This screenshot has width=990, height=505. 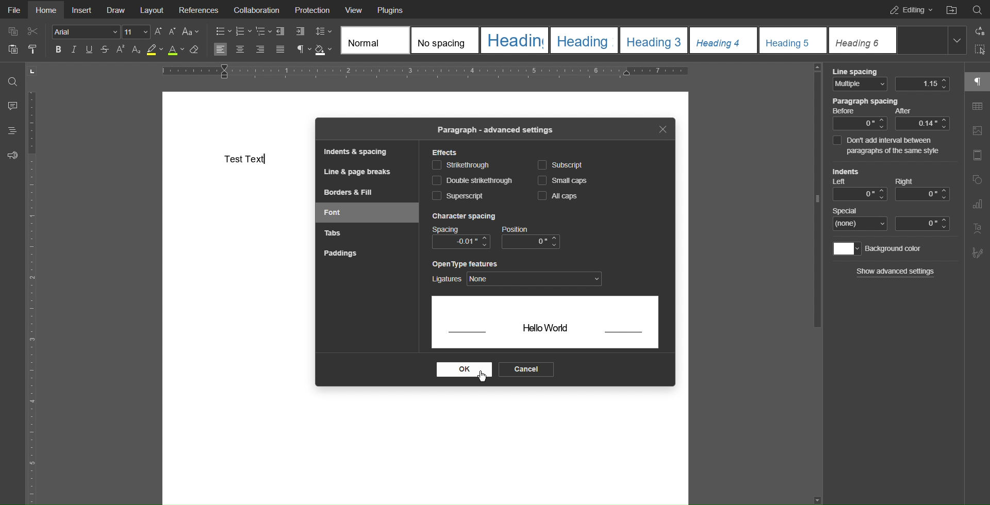 I want to click on Italics, so click(x=75, y=50).